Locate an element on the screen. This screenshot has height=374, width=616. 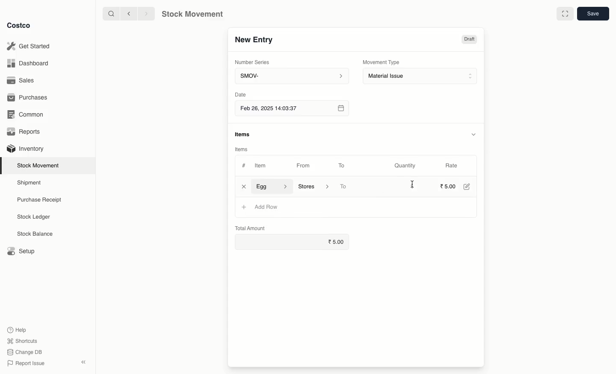
1 is located at coordinates (410, 185).